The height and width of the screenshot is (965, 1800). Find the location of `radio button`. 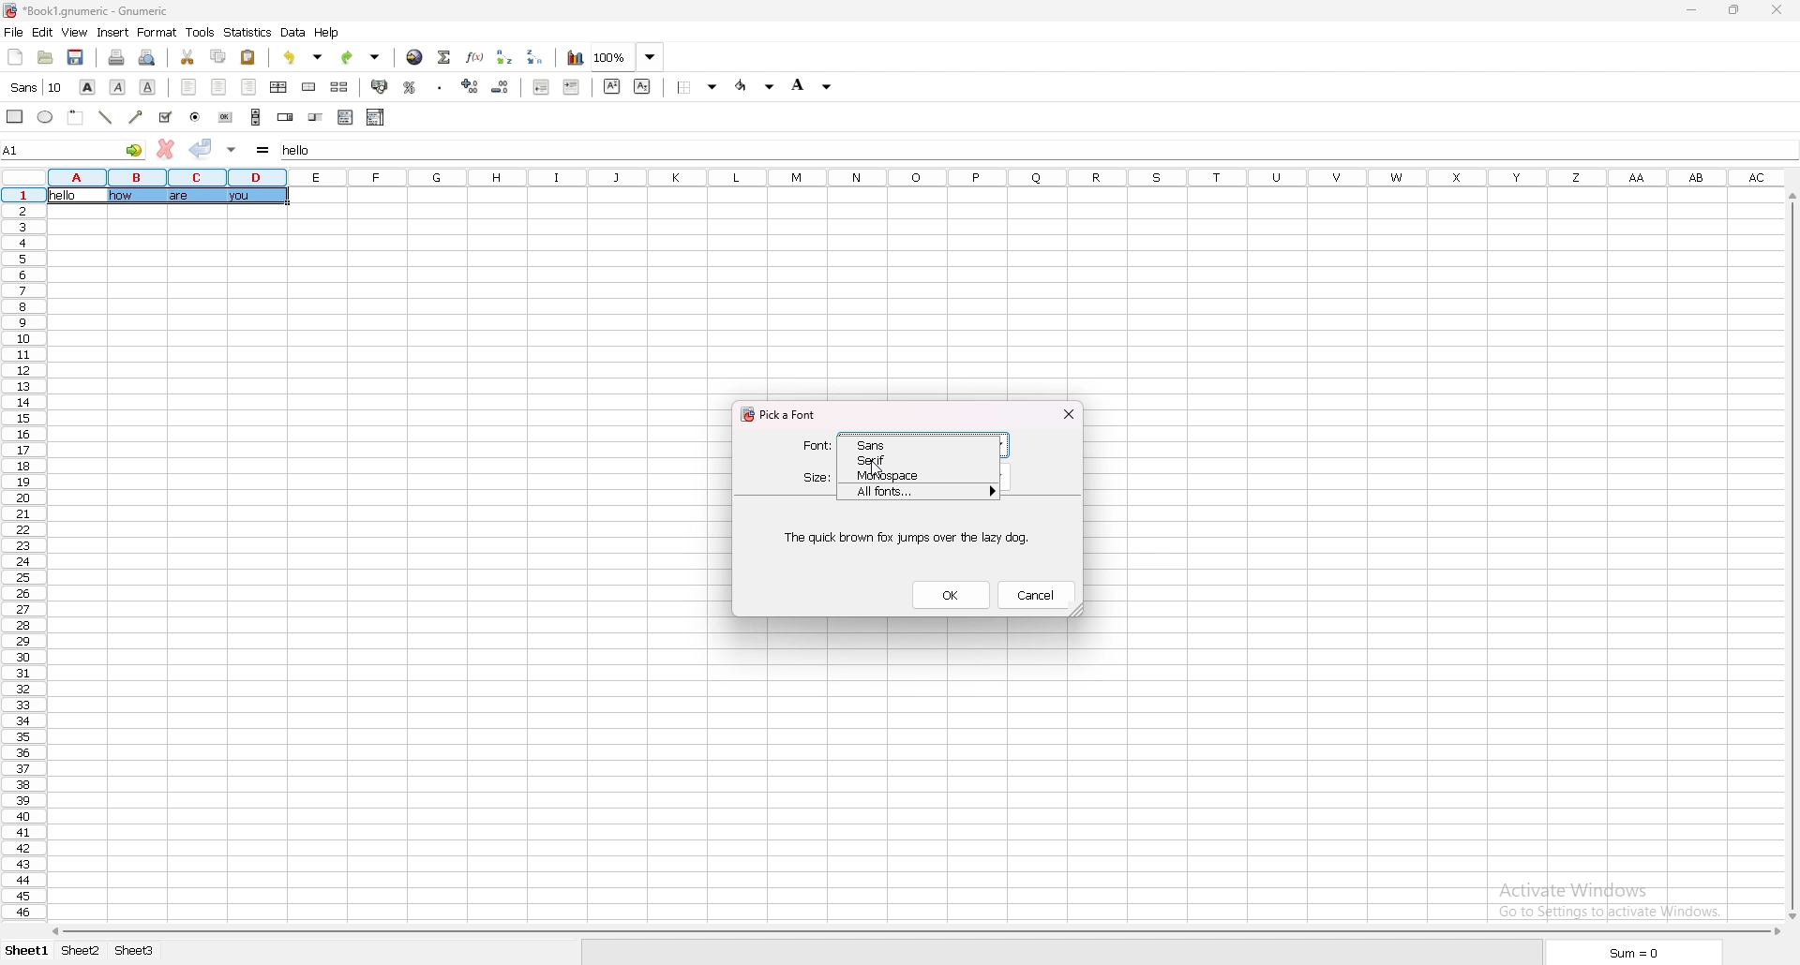

radio button is located at coordinates (194, 117).